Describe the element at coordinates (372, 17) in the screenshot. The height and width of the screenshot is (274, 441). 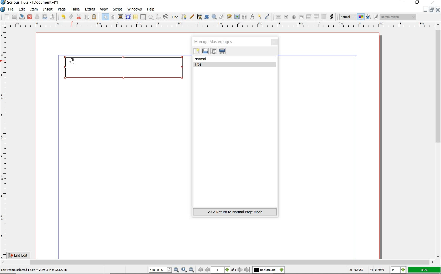
I see `preview mode` at that location.